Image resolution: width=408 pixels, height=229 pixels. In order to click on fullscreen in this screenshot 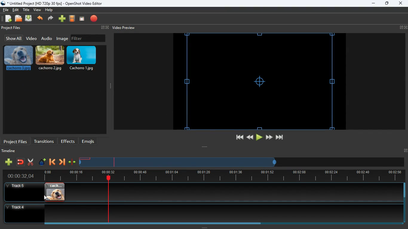, I will do `click(104, 28)`.